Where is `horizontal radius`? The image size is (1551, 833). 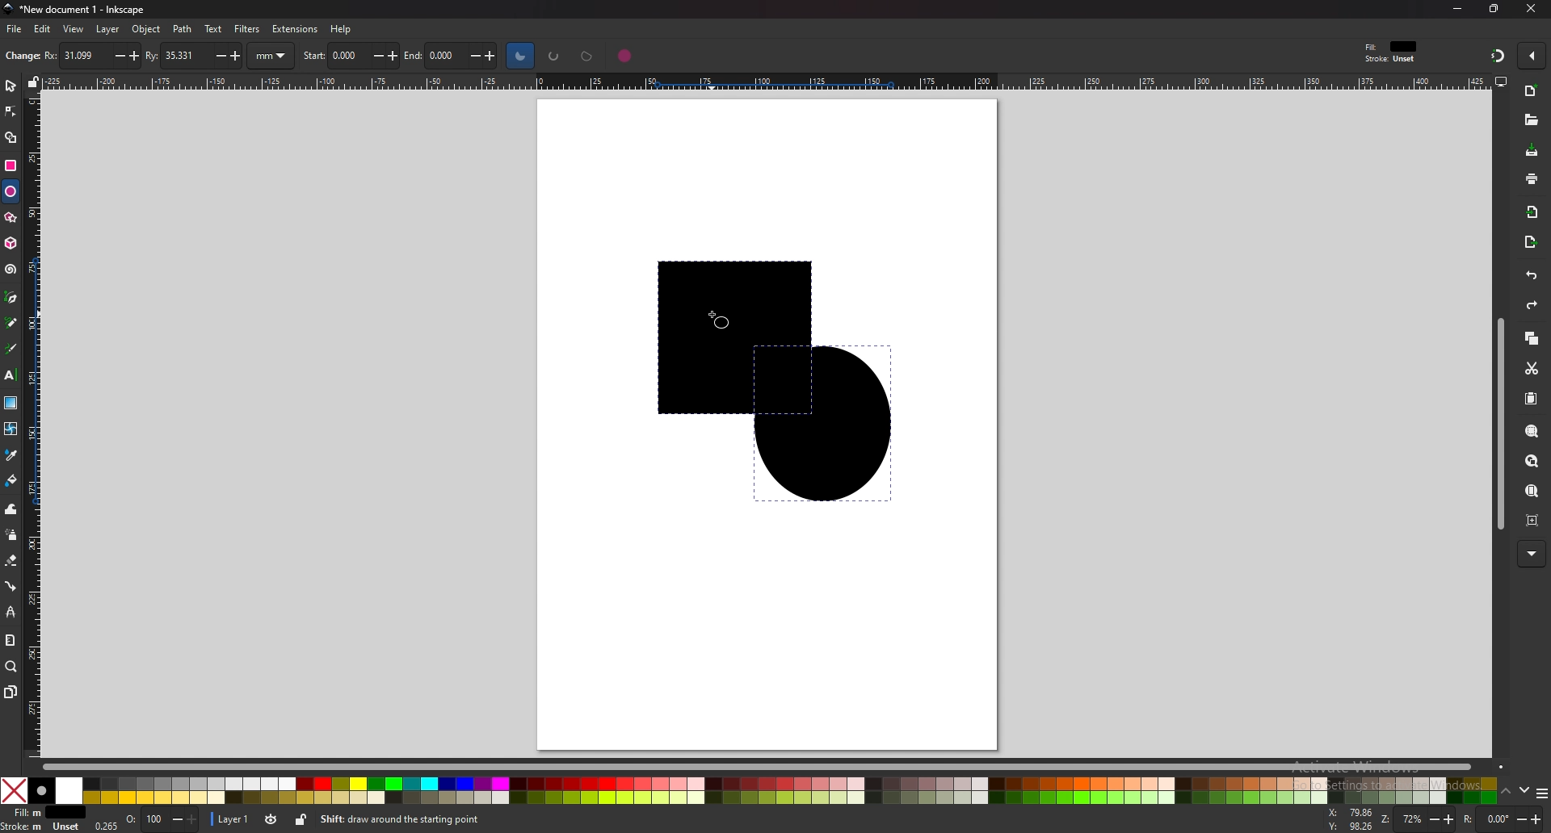 horizontal radius is located at coordinates (90, 55).